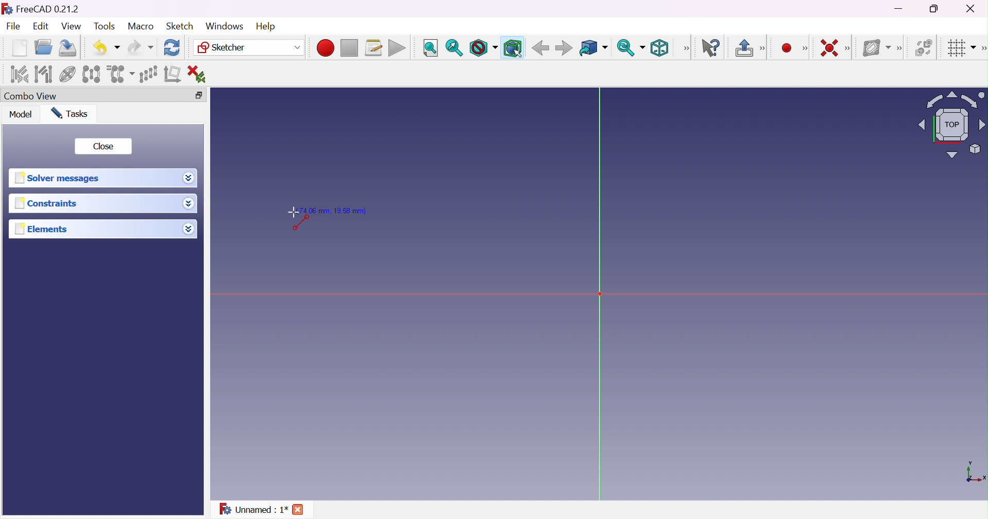  What do you see at coordinates (925, 48) in the screenshot?
I see `Switch virtual space` at bounding box center [925, 48].